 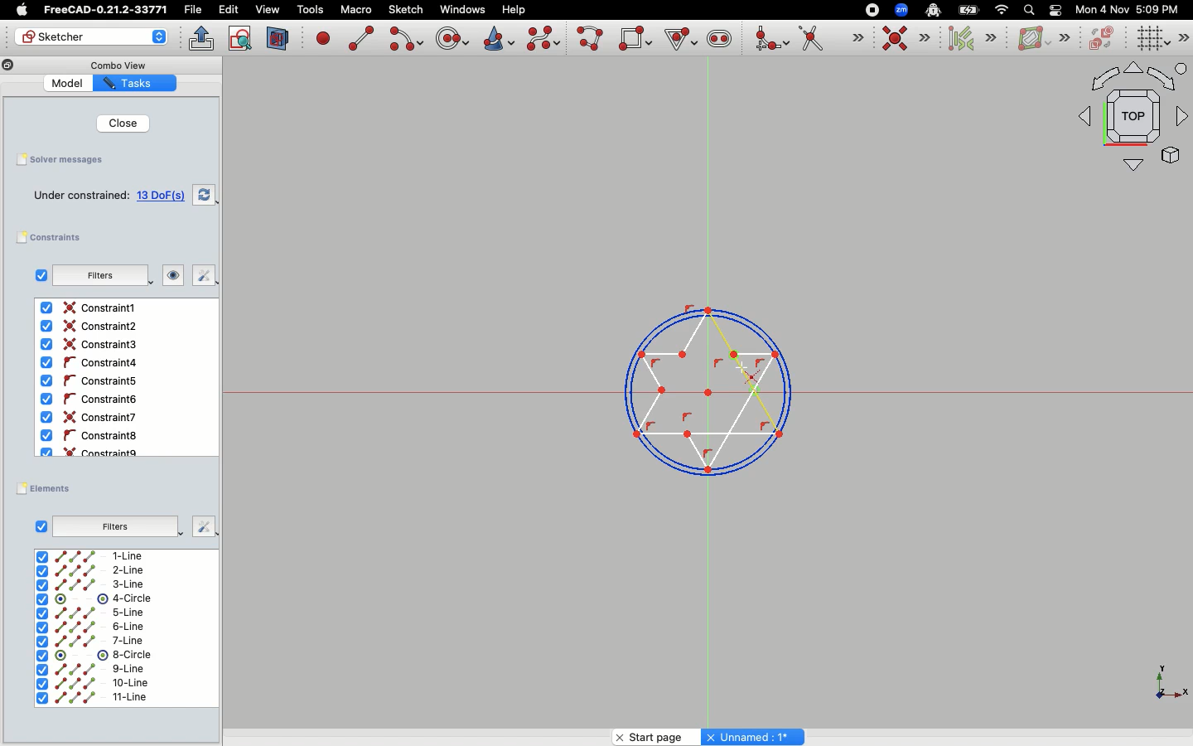 I want to click on Create poly line, so click(x=591, y=40).